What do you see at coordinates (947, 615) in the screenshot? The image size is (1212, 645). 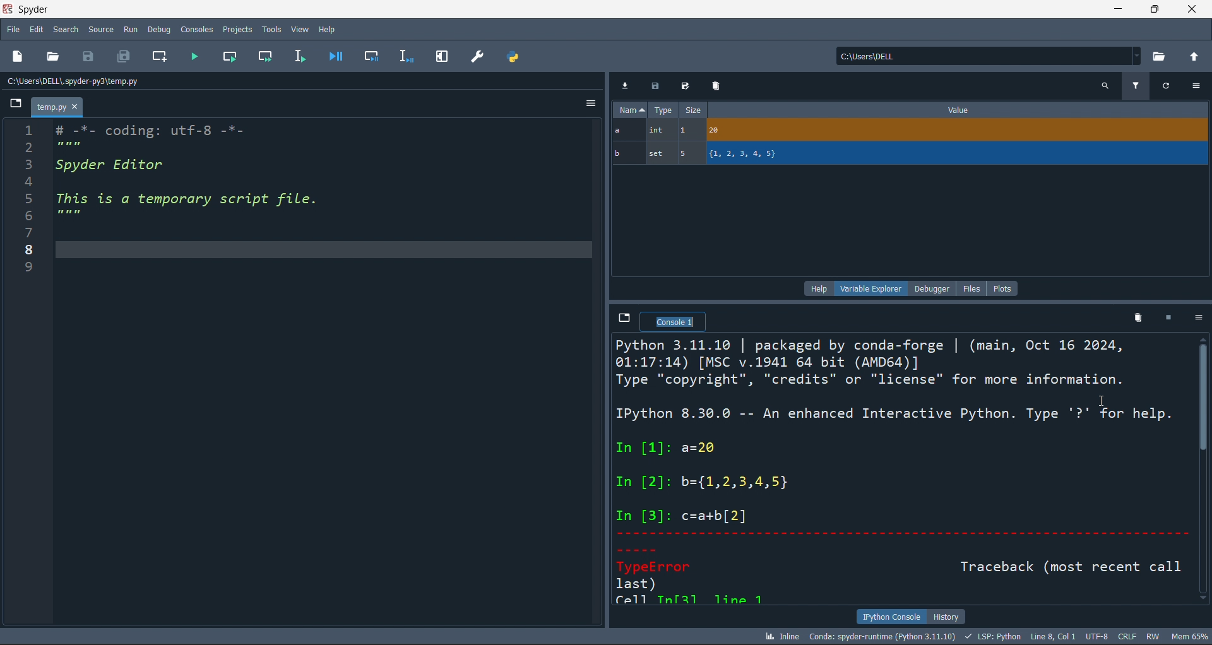 I see `history` at bounding box center [947, 615].